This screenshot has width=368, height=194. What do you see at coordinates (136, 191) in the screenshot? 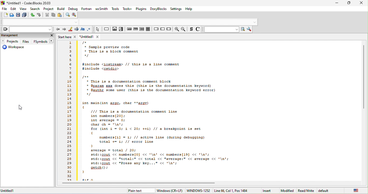
I see `plain text` at bounding box center [136, 191].